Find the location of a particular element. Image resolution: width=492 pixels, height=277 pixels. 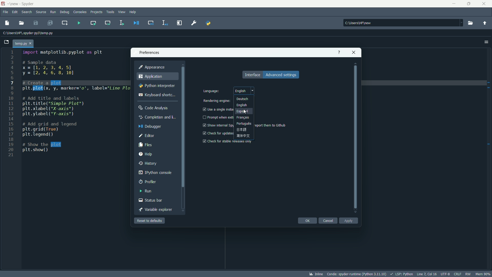

open file is located at coordinates (22, 23).